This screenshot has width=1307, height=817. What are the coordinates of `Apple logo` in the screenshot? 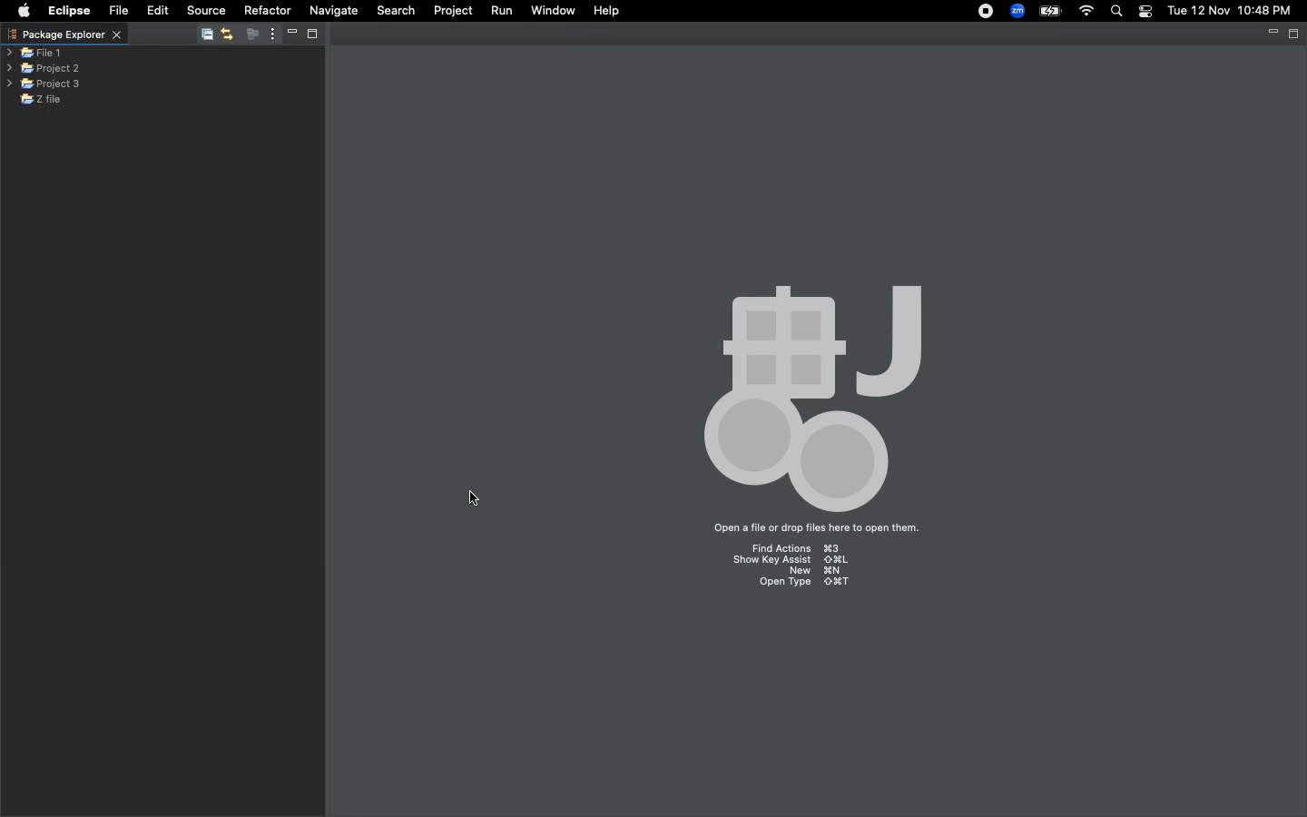 It's located at (24, 13).